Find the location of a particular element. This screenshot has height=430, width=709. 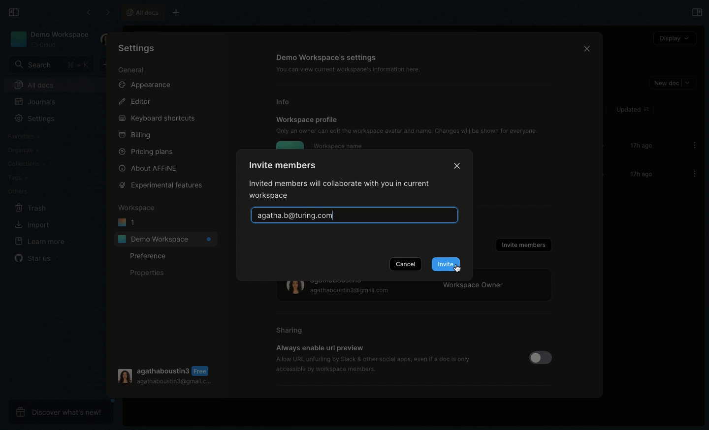

Settings is located at coordinates (36, 118).